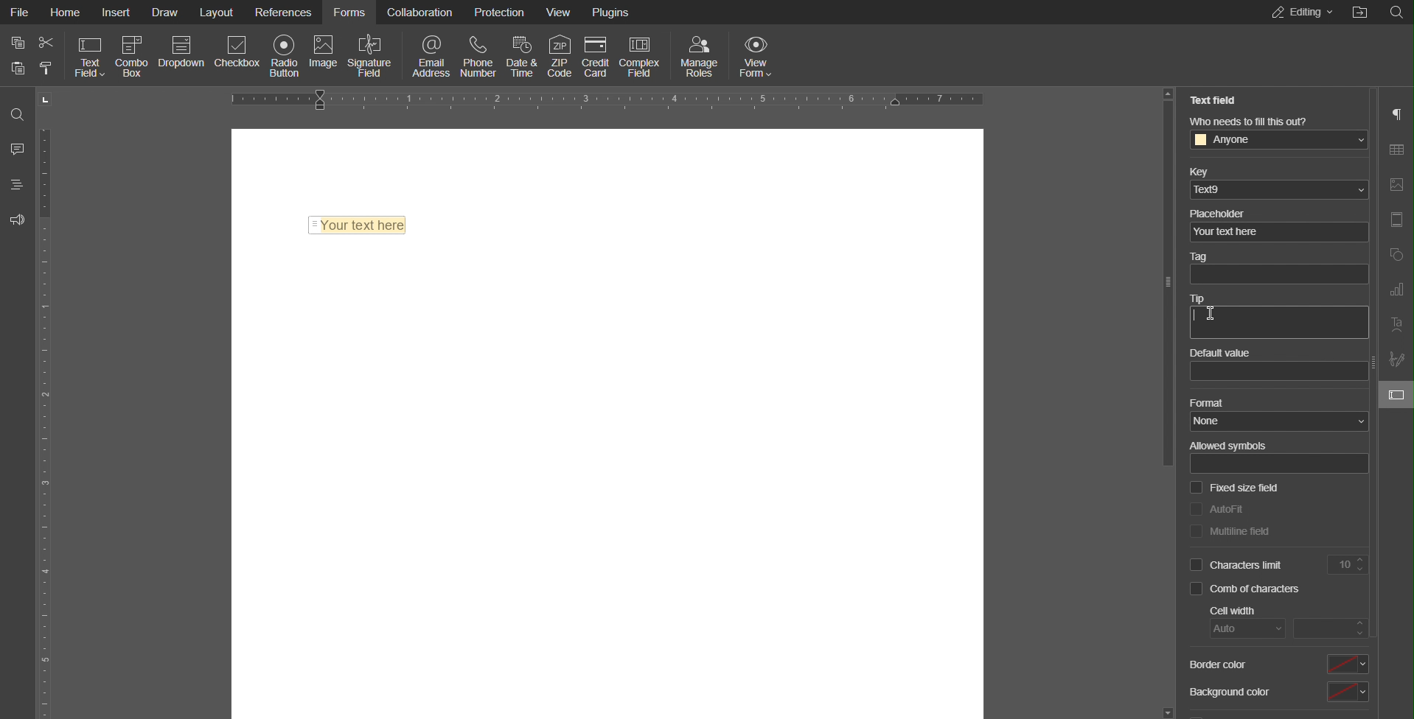 The height and width of the screenshot is (719, 1414). What do you see at coordinates (562, 55) in the screenshot?
I see `ZIP Code` at bounding box center [562, 55].